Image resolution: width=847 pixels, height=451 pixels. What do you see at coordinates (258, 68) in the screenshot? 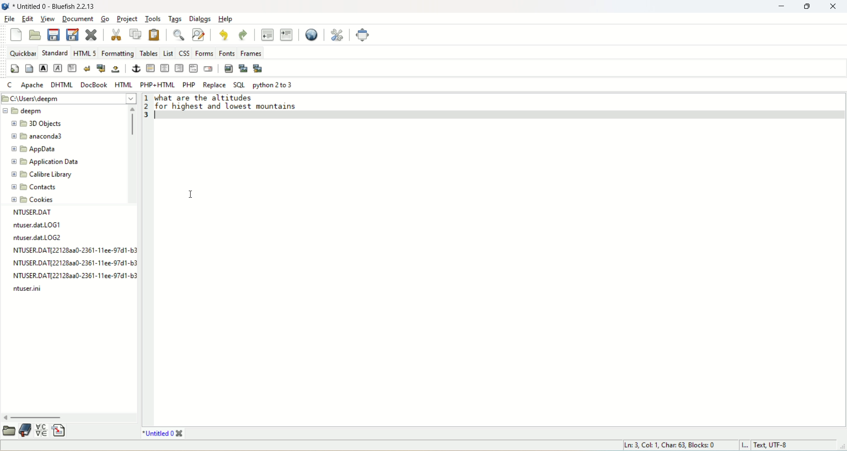
I see `multi-thumbnail` at bounding box center [258, 68].